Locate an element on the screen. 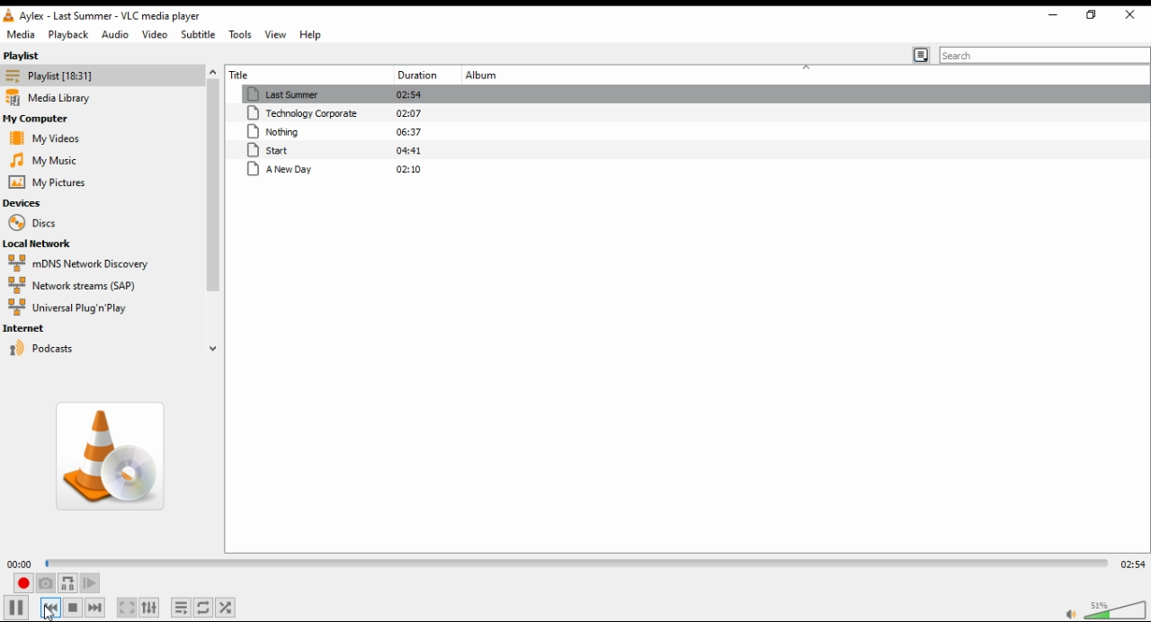  subtitle is located at coordinates (197, 33).